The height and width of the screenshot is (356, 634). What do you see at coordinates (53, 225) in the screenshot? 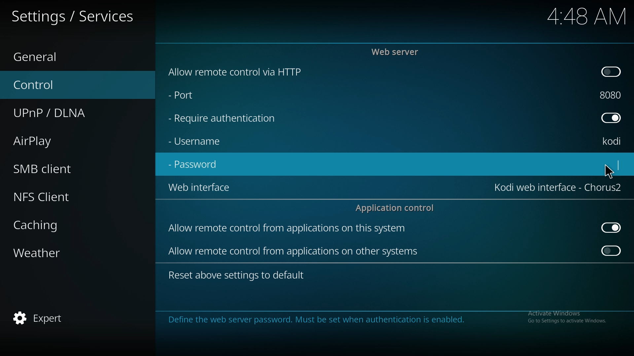
I see `caching` at bounding box center [53, 225].